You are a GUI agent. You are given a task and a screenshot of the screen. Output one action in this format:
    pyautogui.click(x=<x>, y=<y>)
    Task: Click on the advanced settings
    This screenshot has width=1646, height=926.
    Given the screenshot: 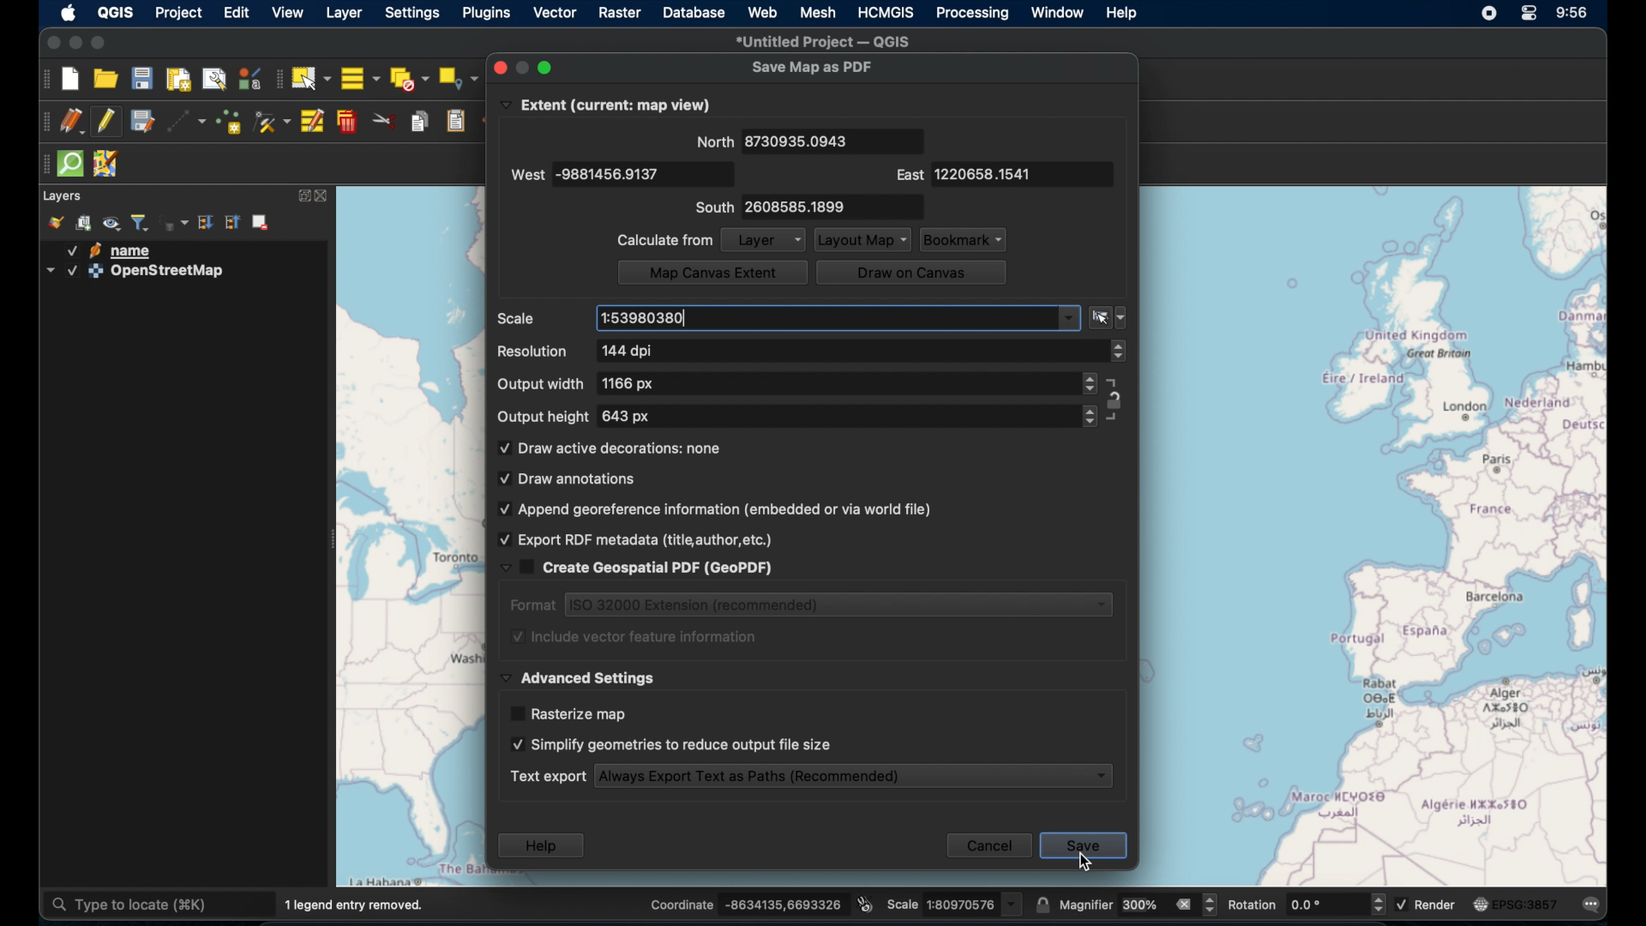 What is the action you would take?
    pyautogui.click(x=579, y=679)
    